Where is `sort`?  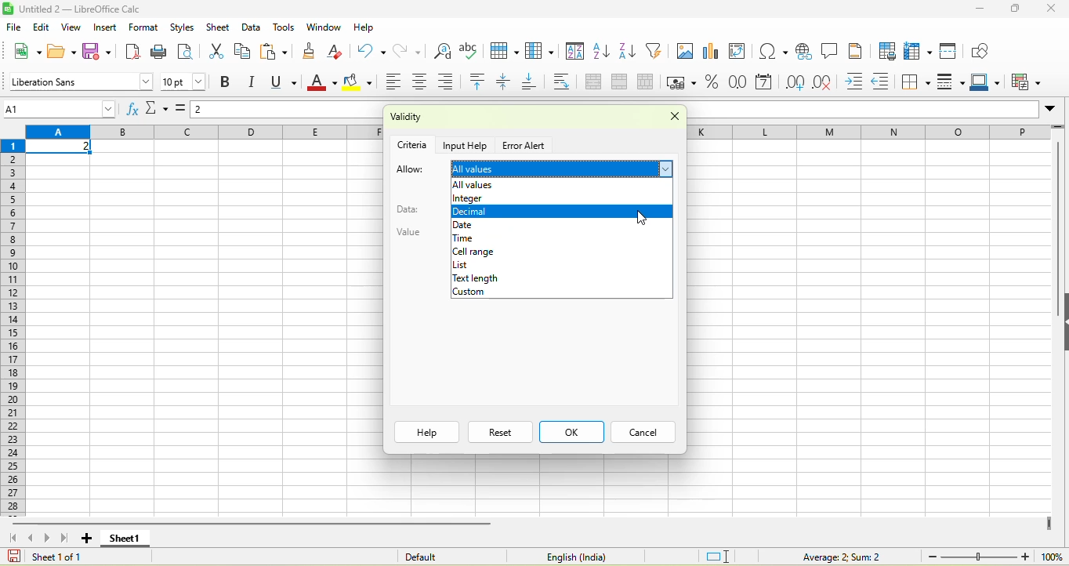
sort is located at coordinates (575, 53).